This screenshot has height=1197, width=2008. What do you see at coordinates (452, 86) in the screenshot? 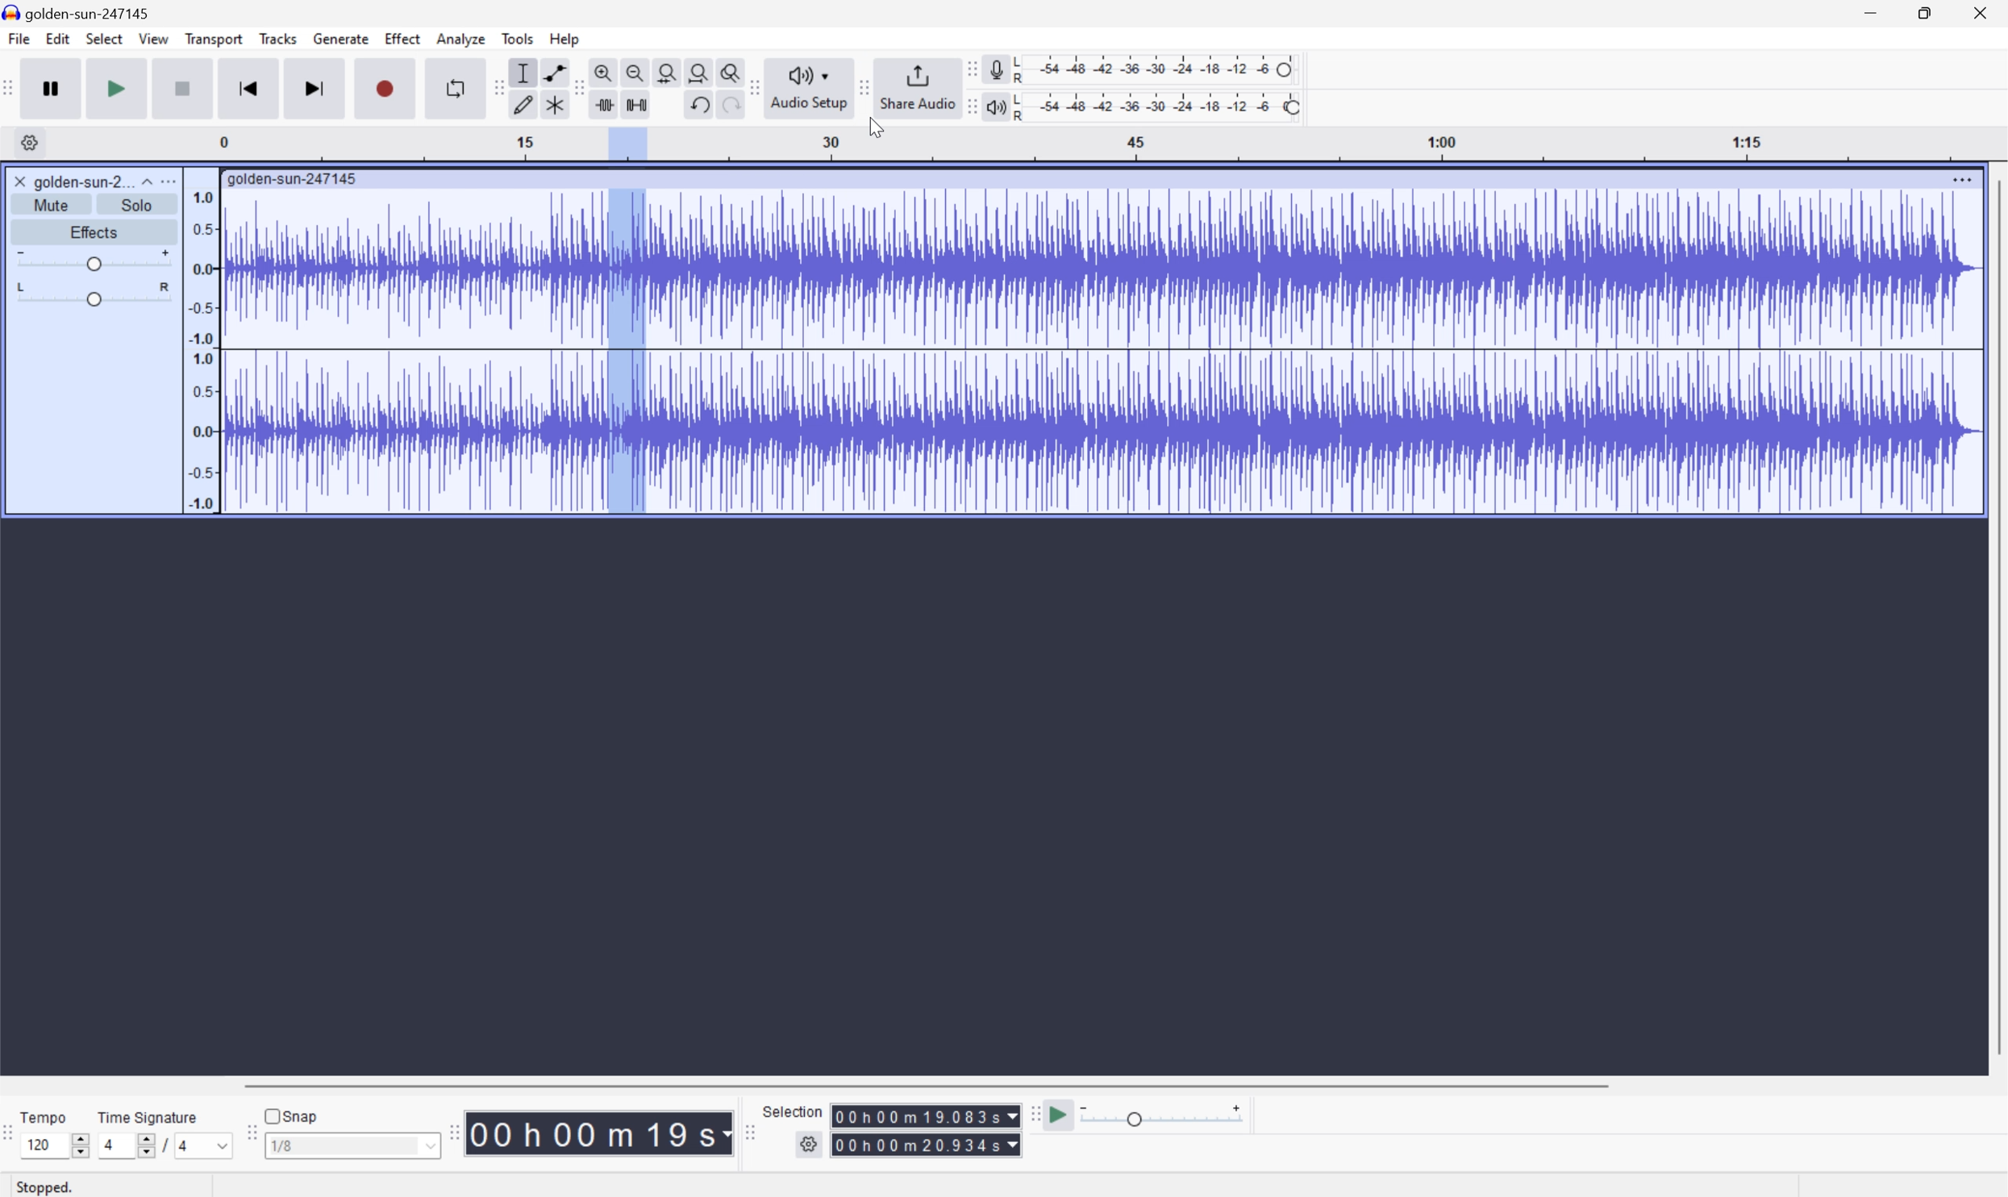
I see `Enable looping` at bounding box center [452, 86].